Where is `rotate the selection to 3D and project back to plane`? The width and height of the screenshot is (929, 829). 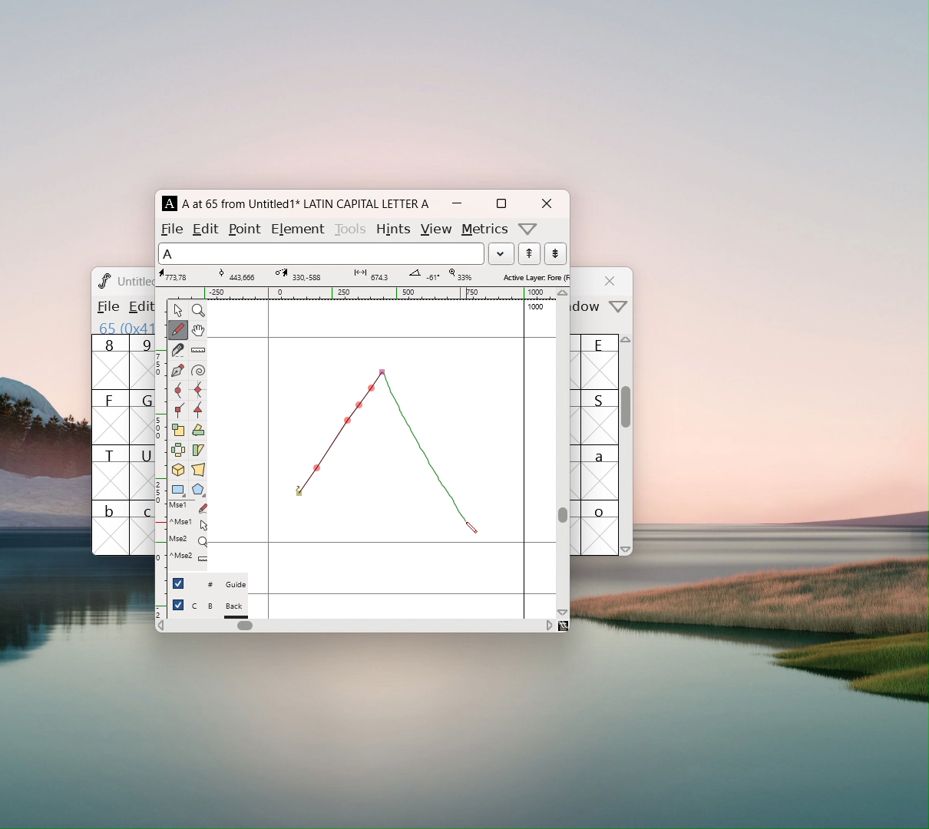
rotate the selection to 3D and project back to plane is located at coordinates (178, 471).